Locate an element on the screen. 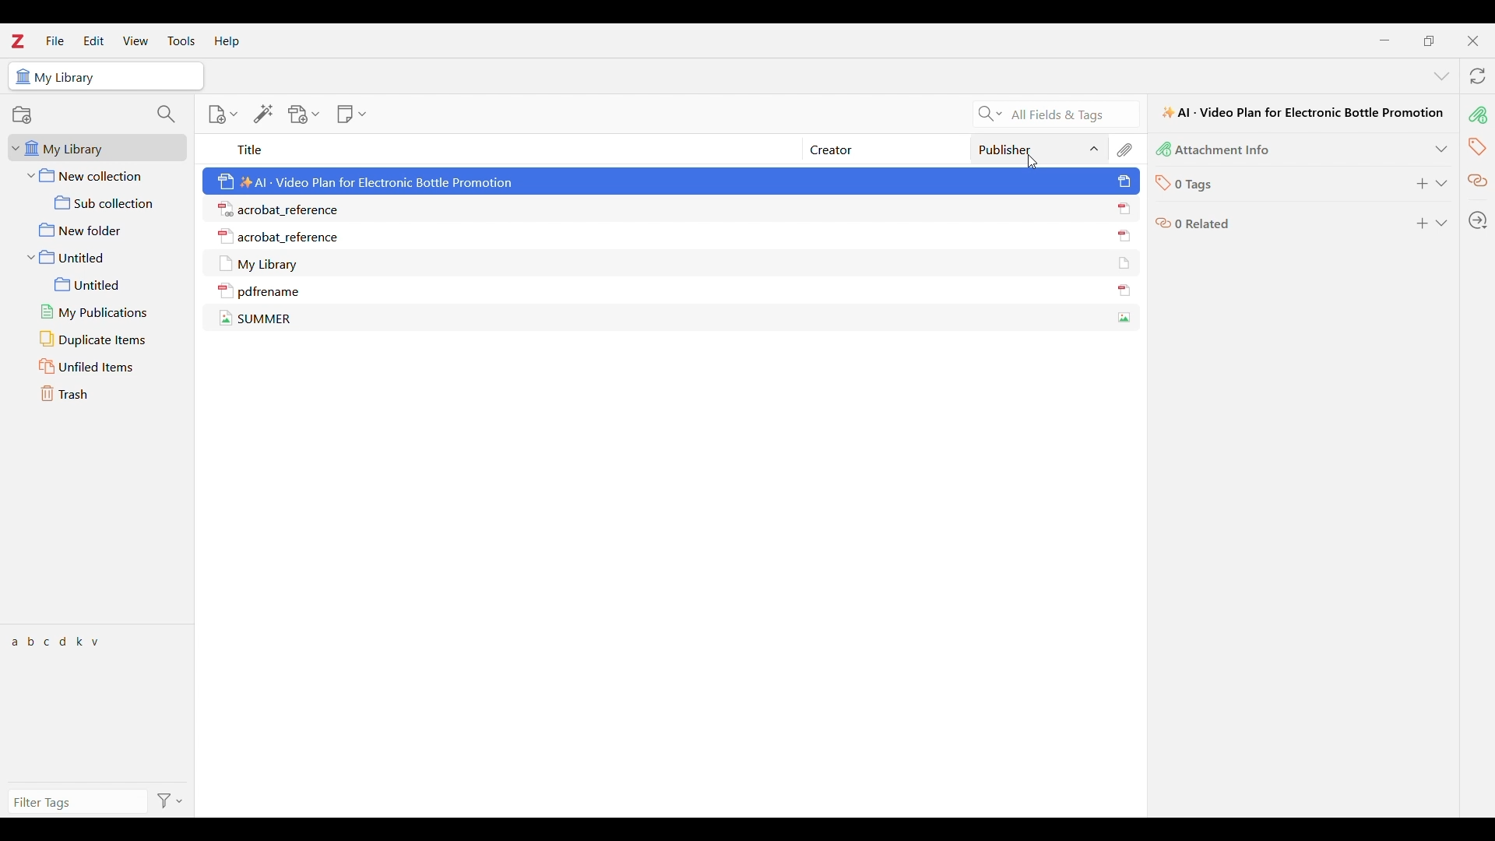  icon is located at coordinates (1163, 151).